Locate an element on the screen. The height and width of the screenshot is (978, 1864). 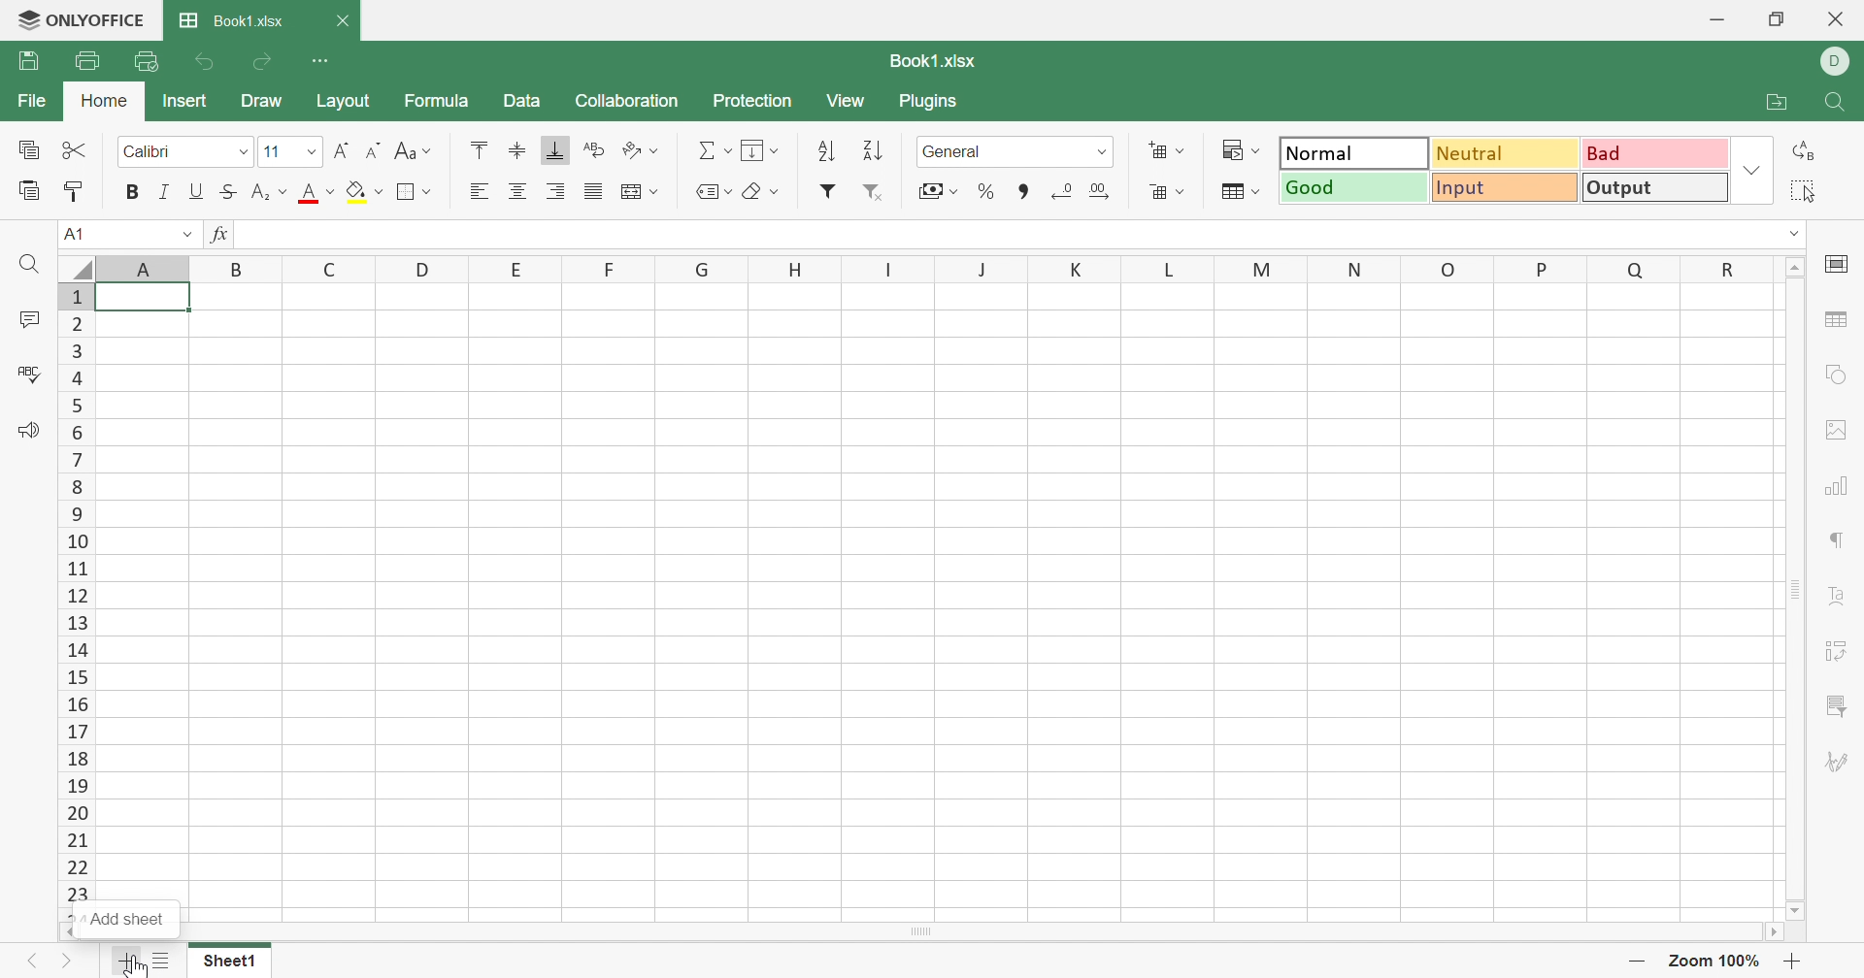
Conditional formatting is located at coordinates (1238, 150).